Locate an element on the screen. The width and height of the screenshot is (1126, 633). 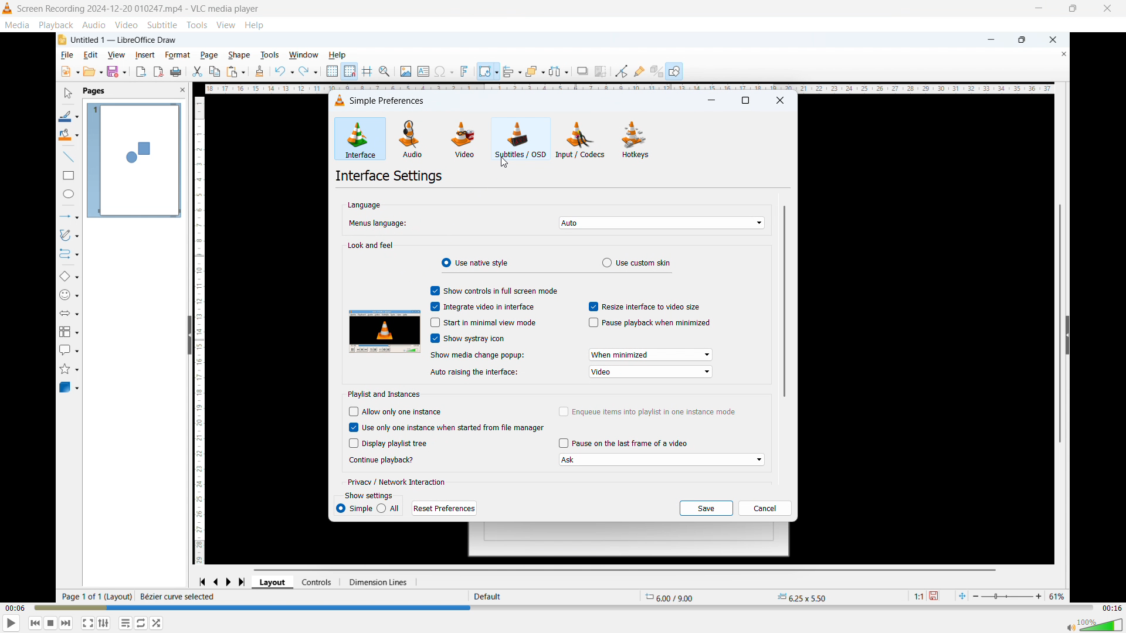
Toggle playlist  is located at coordinates (104, 623).